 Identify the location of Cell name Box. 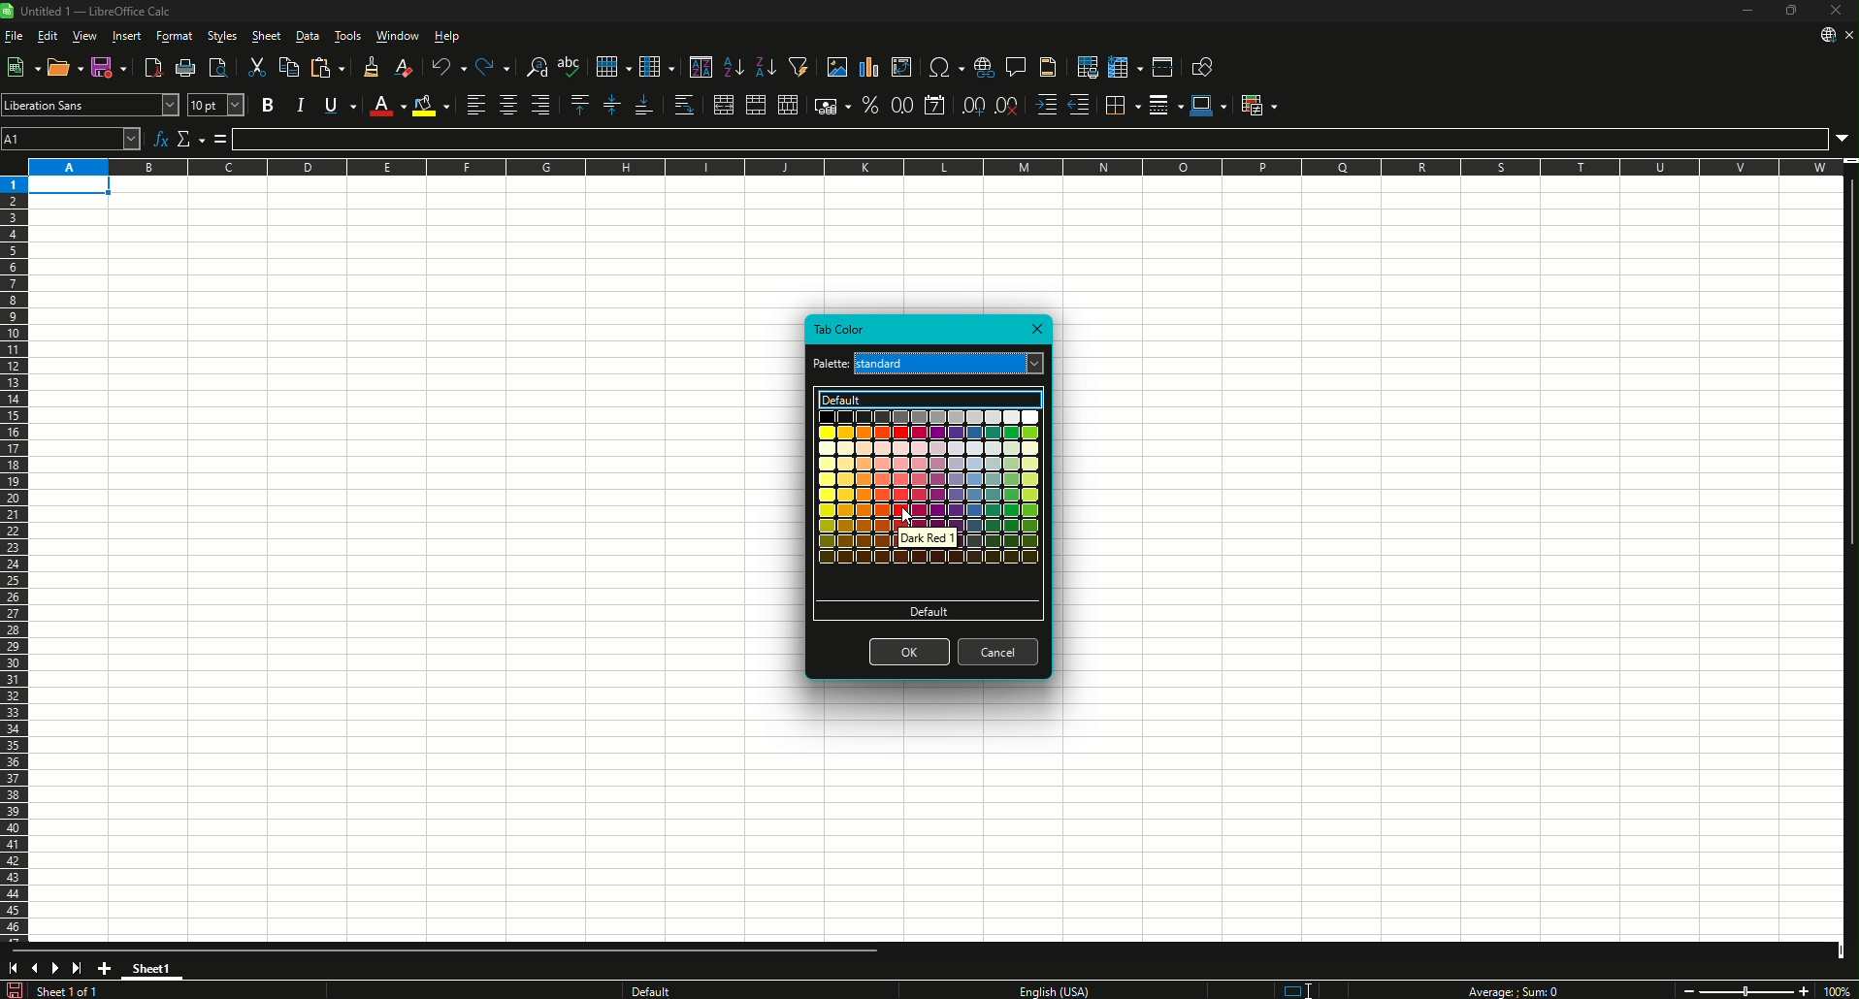
(71, 139).